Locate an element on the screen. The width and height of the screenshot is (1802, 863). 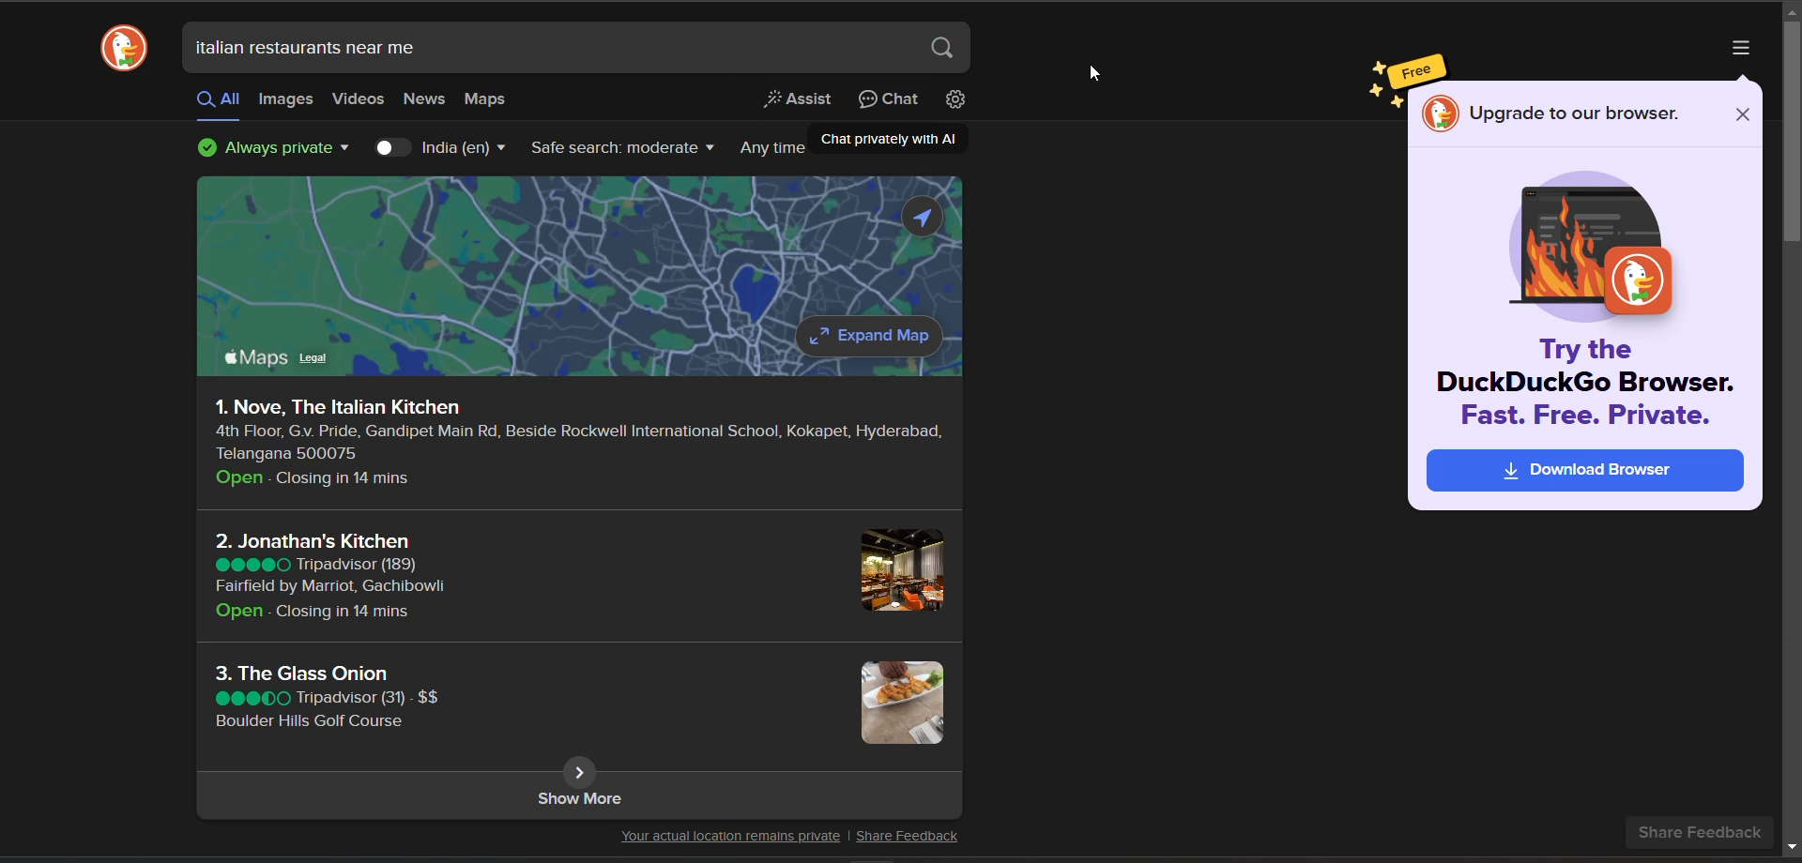
Search maps is located at coordinates (484, 98).